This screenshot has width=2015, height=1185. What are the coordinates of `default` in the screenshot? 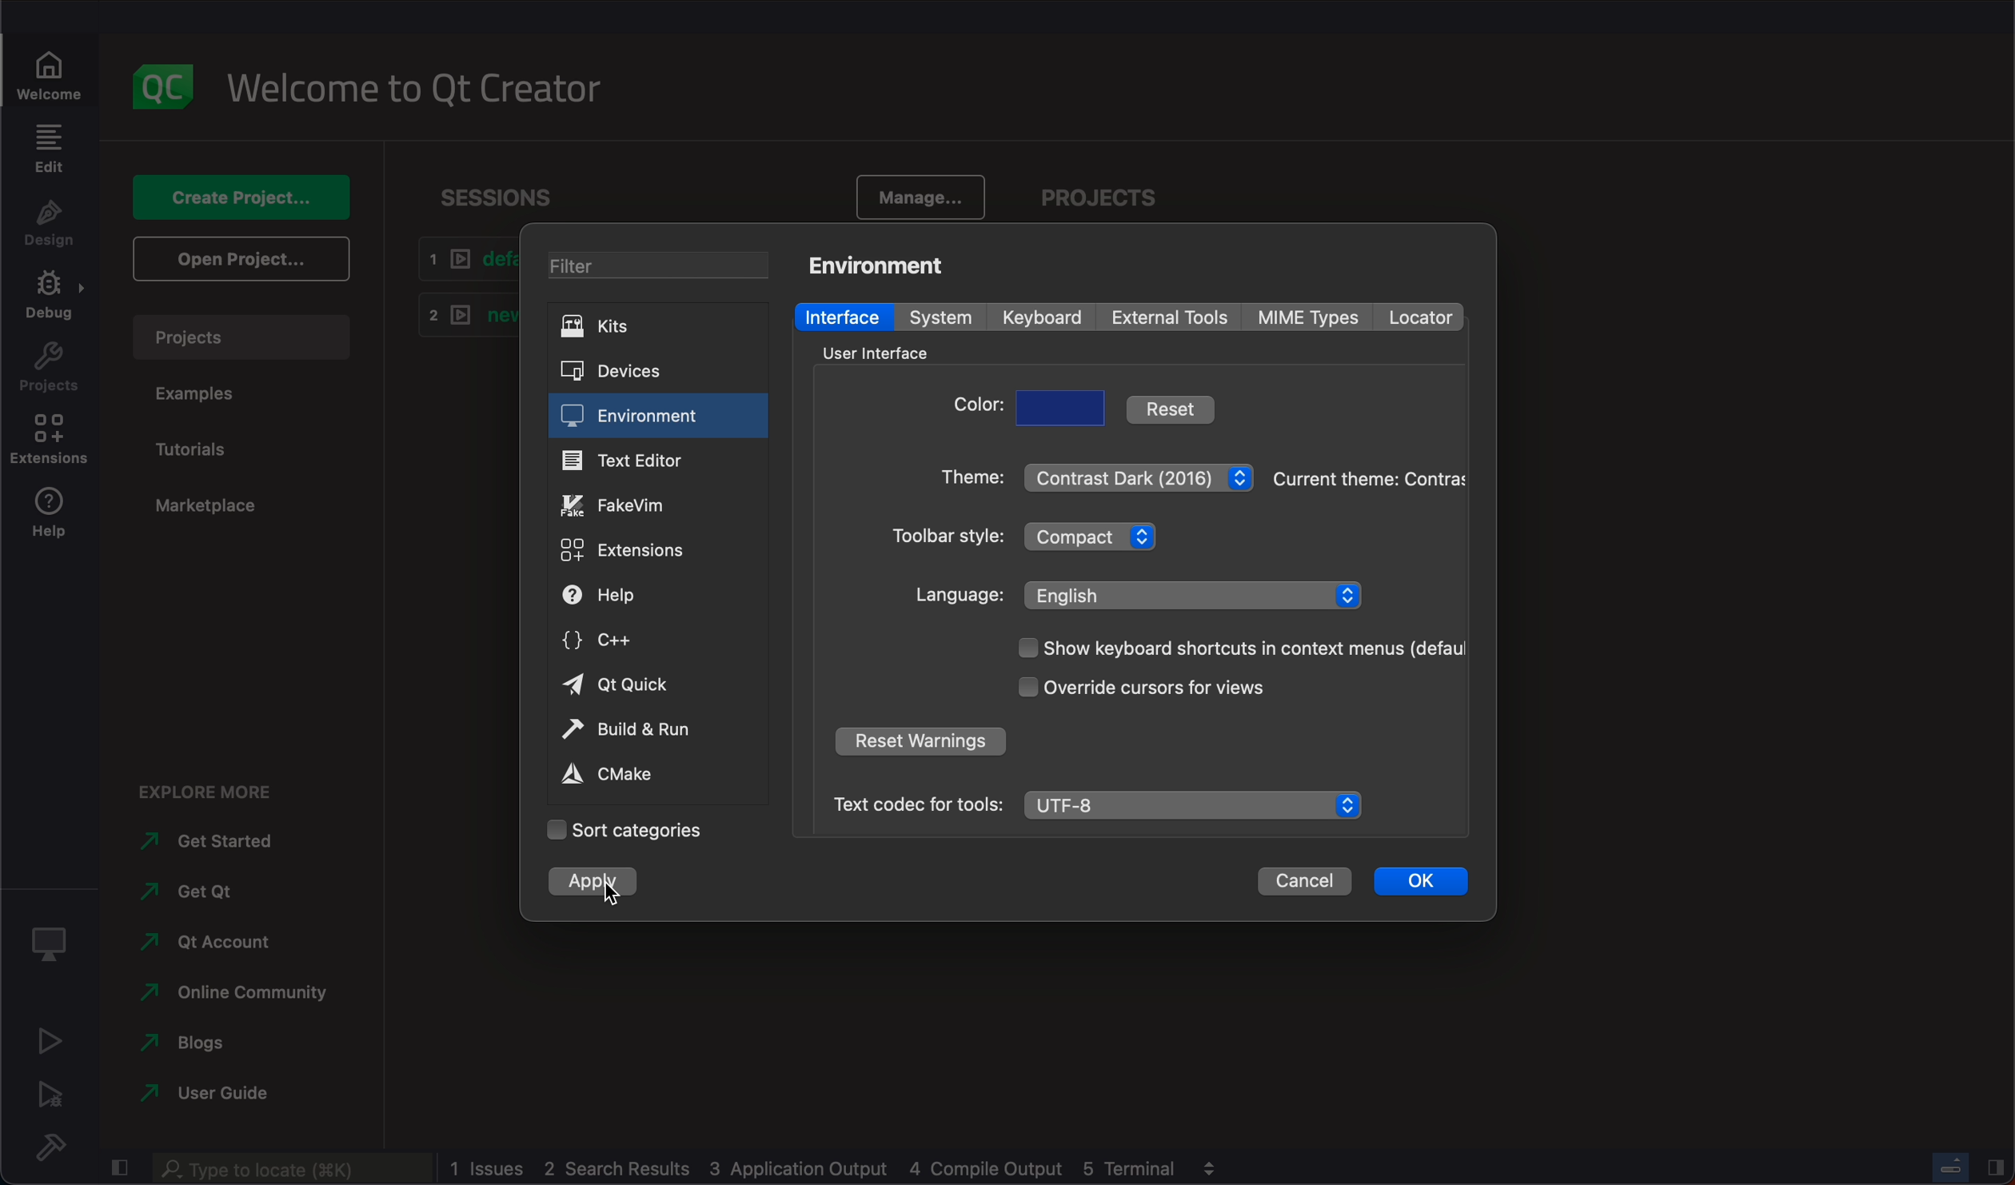 It's located at (460, 263).